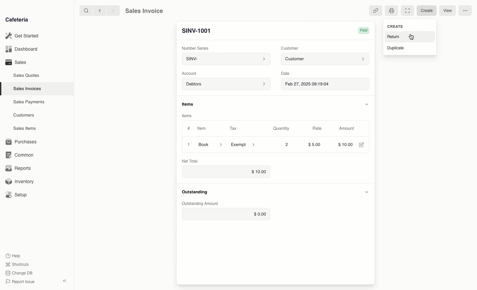  Describe the element at coordinates (22, 35) in the screenshot. I see `Get Started` at that location.